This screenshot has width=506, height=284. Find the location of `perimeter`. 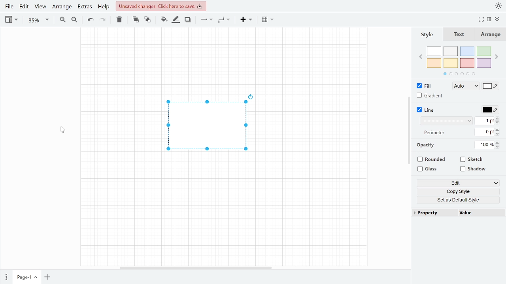

perimeter is located at coordinates (434, 133).